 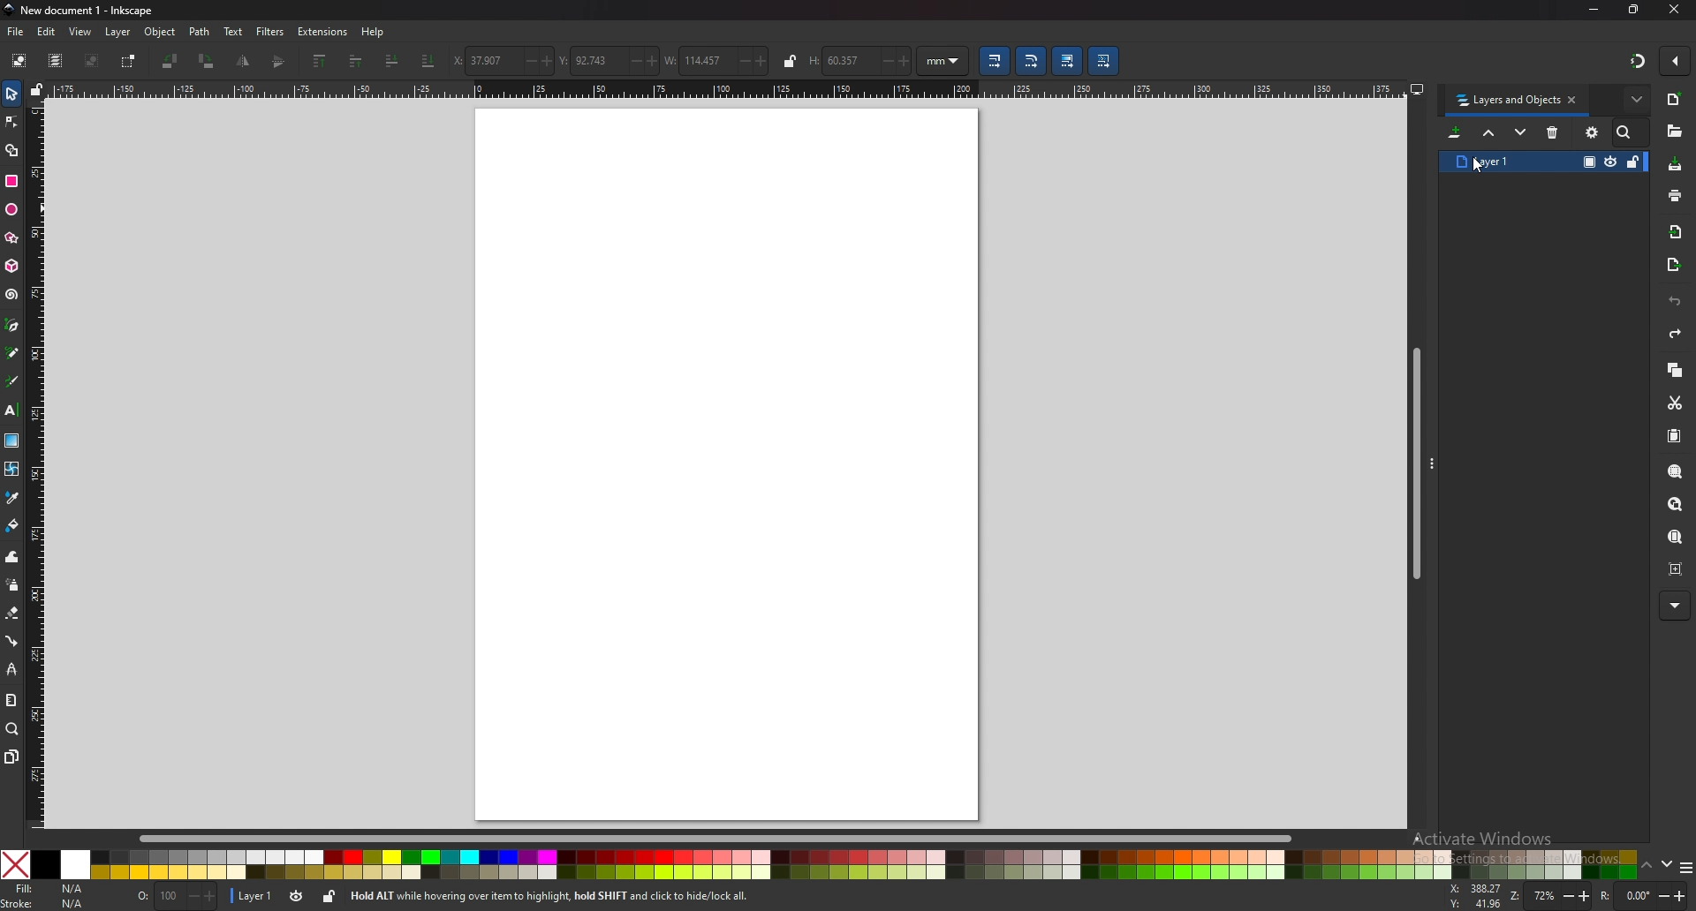 I want to click on print, so click(x=1675, y=196).